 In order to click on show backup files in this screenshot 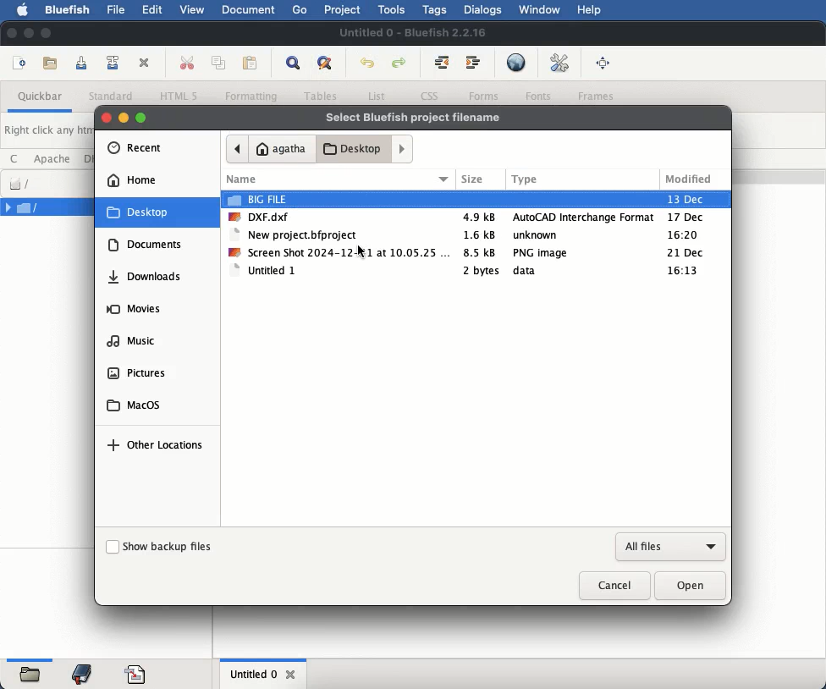, I will do `click(159, 548)`.